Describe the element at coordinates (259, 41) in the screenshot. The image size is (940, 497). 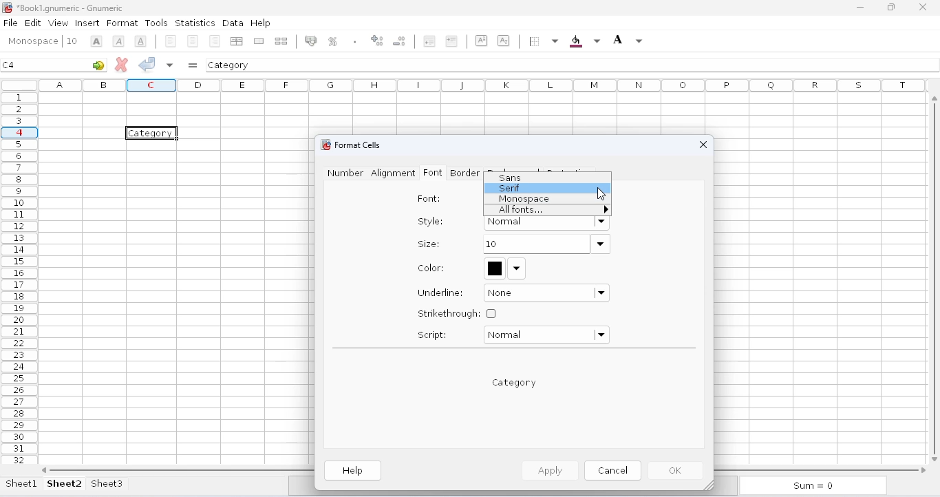
I see `merge a range of cells` at that location.